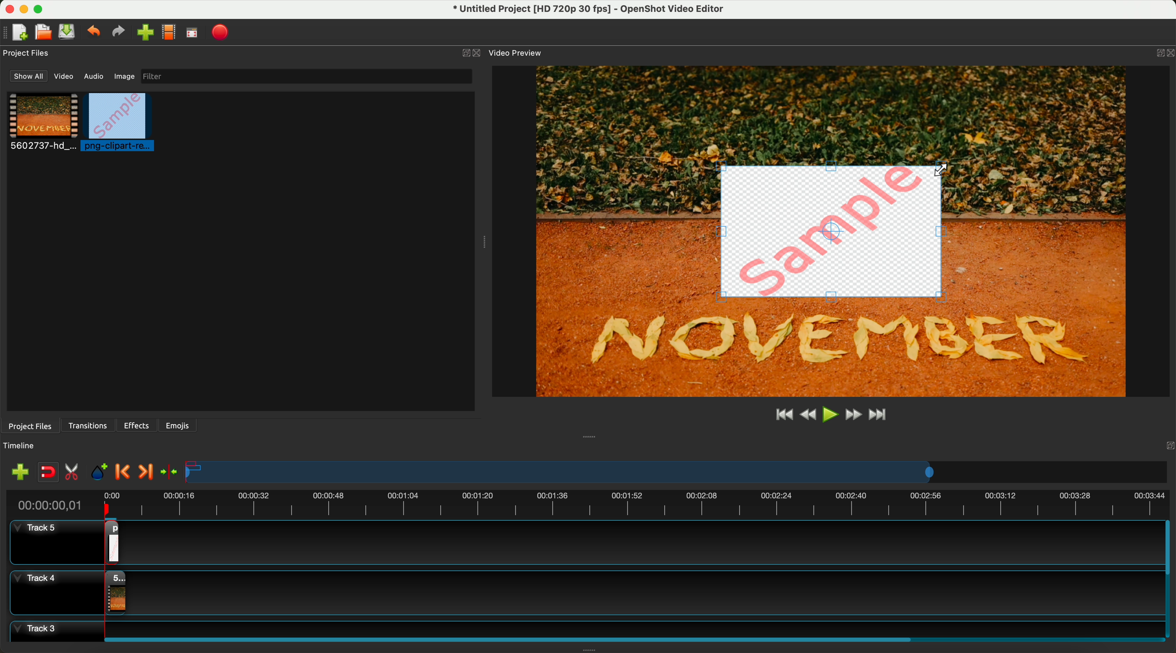 The width and height of the screenshot is (1176, 653). I want to click on scroll bar, so click(1169, 579).